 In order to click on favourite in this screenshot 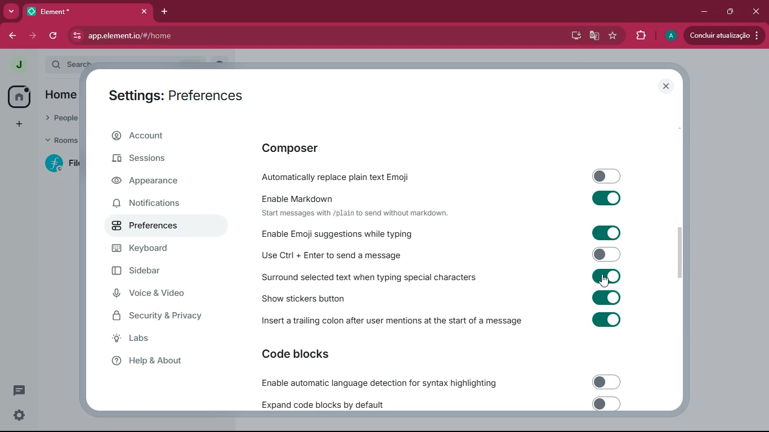, I will do `click(615, 37)`.